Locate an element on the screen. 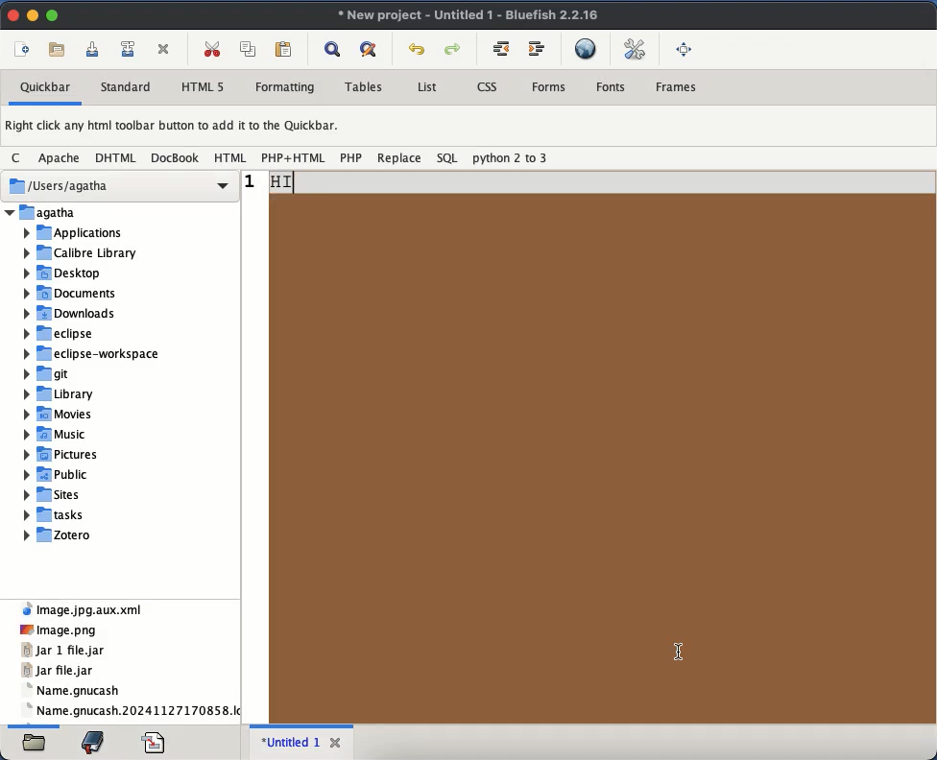  close is located at coordinates (164, 49).